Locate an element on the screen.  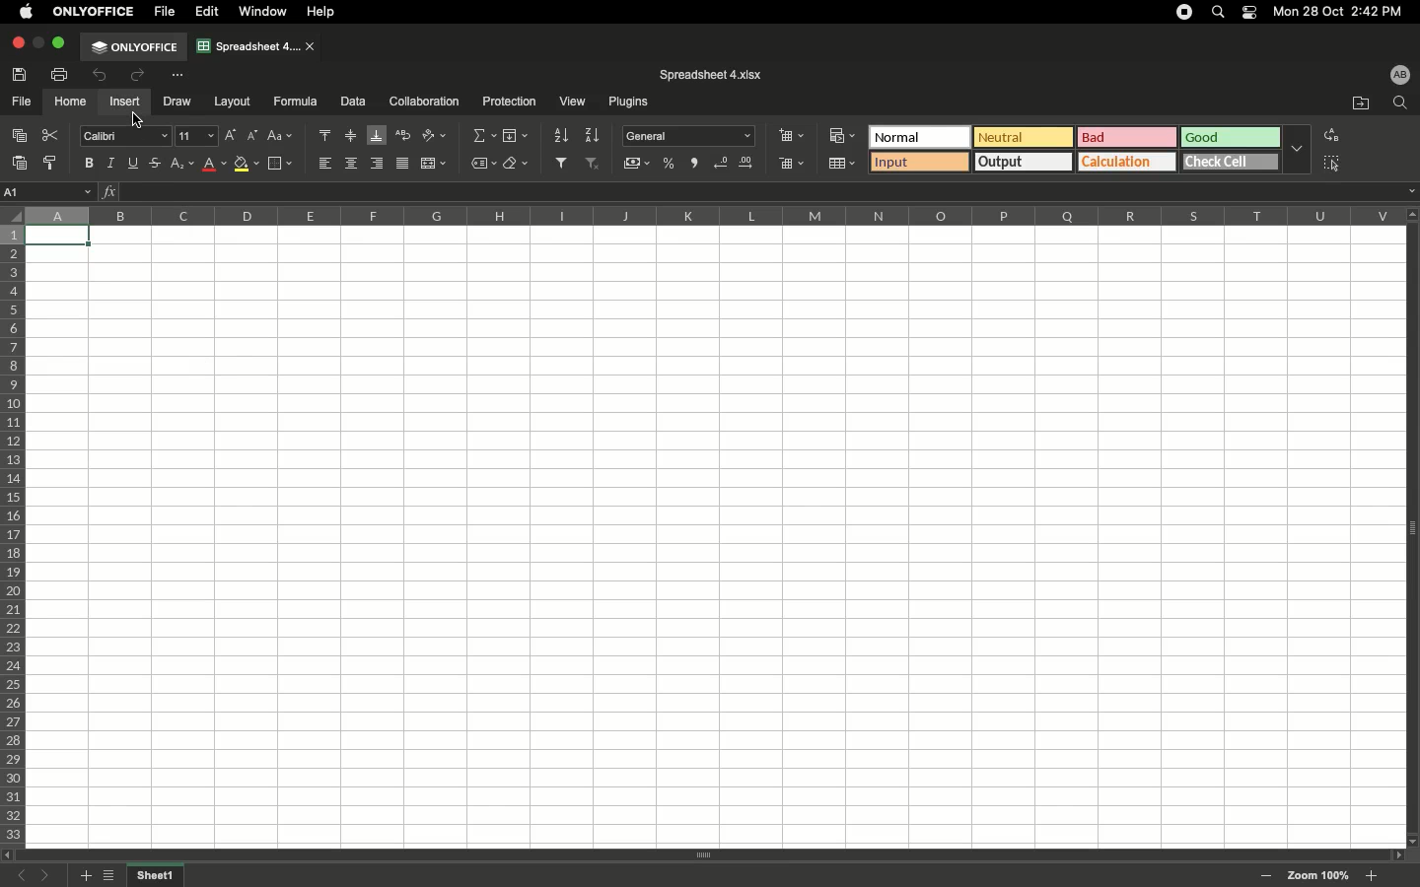
close is located at coordinates (312, 47).